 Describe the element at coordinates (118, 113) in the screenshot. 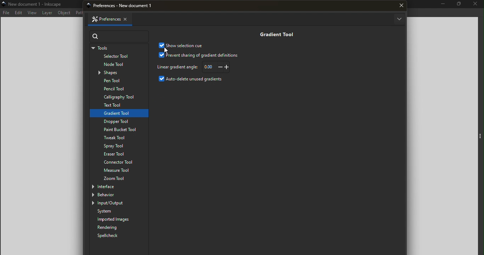

I see `gradient tool` at that location.